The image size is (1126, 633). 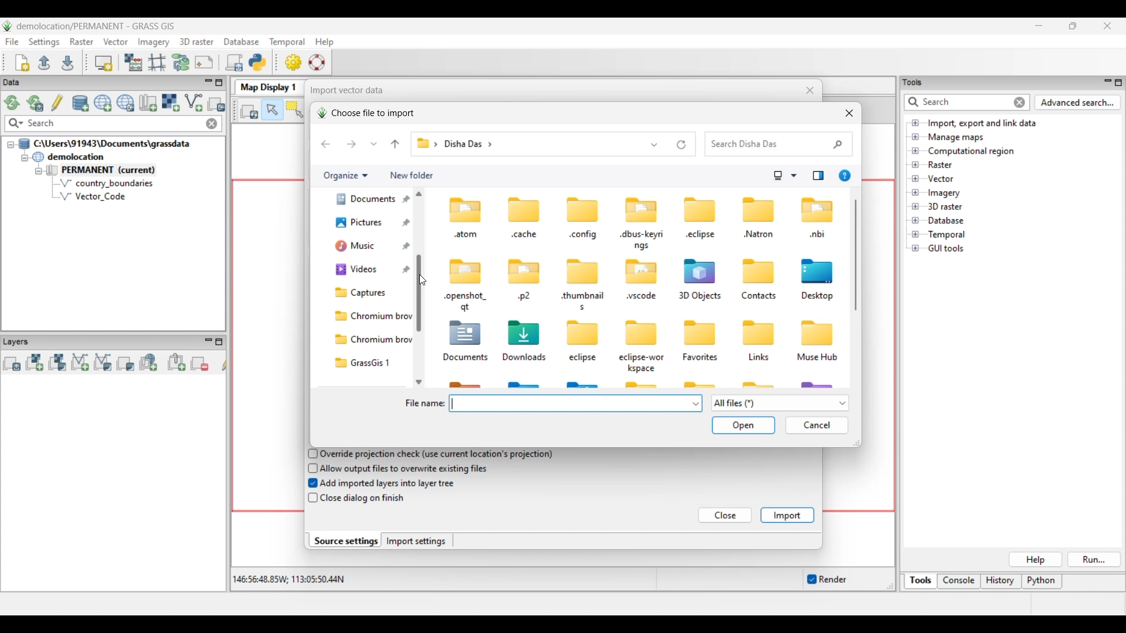 I want to click on Current/Gallery folder, so click(x=362, y=227).